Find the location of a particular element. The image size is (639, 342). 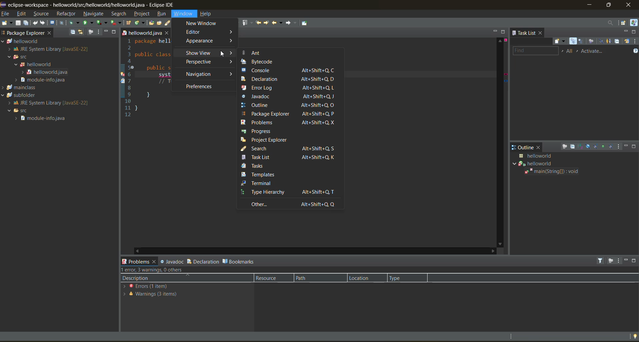

toggle  block selection mode is located at coordinates (213, 23).